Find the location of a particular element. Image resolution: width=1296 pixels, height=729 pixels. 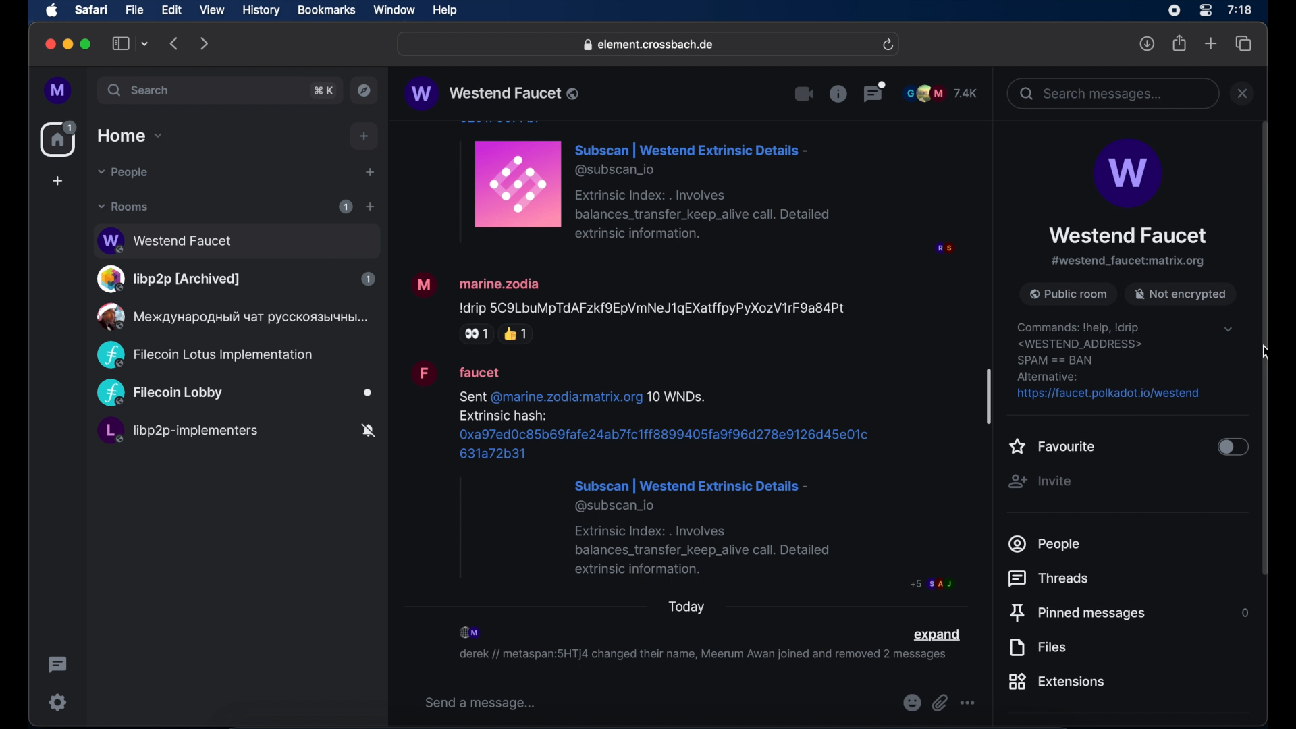

public room is located at coordinates (235, 394).